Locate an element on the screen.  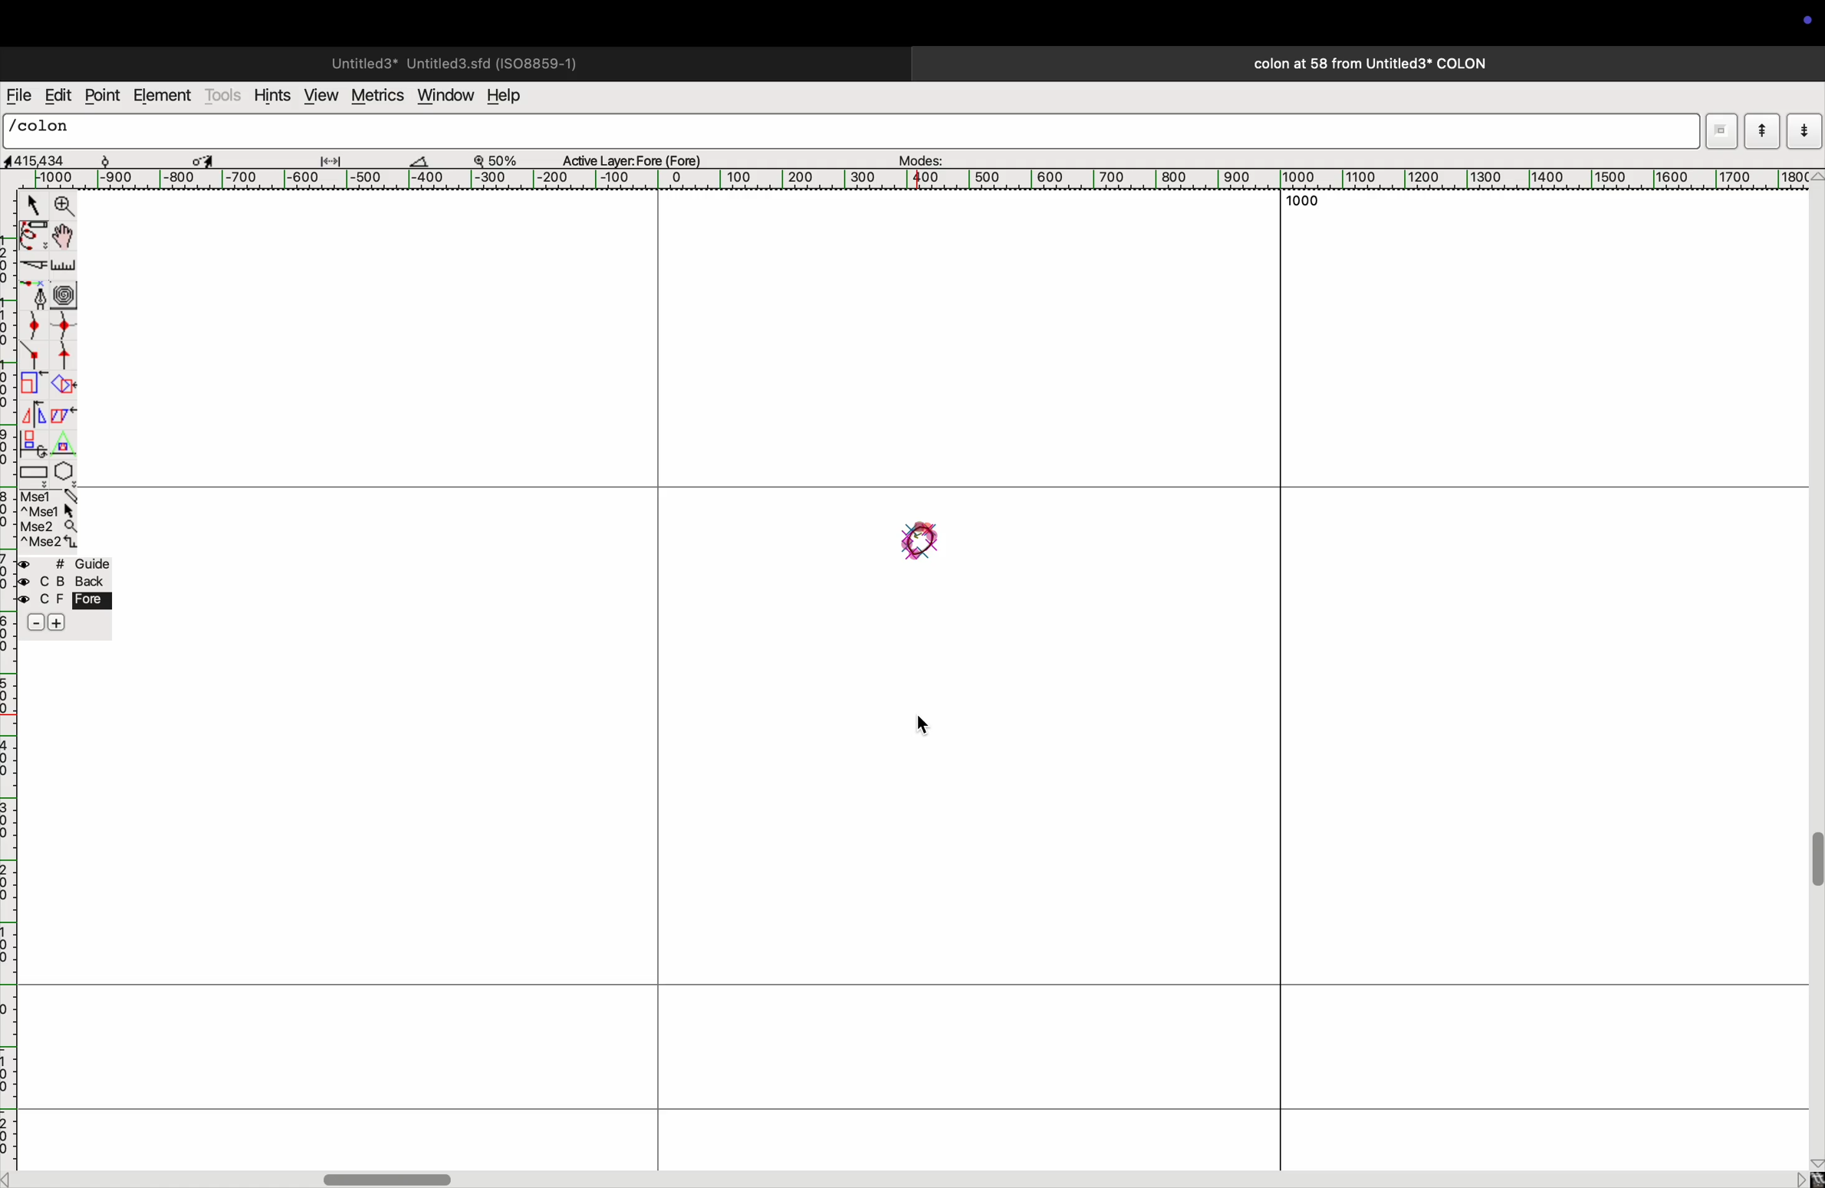
zoom is located at coordinates (65, 206).